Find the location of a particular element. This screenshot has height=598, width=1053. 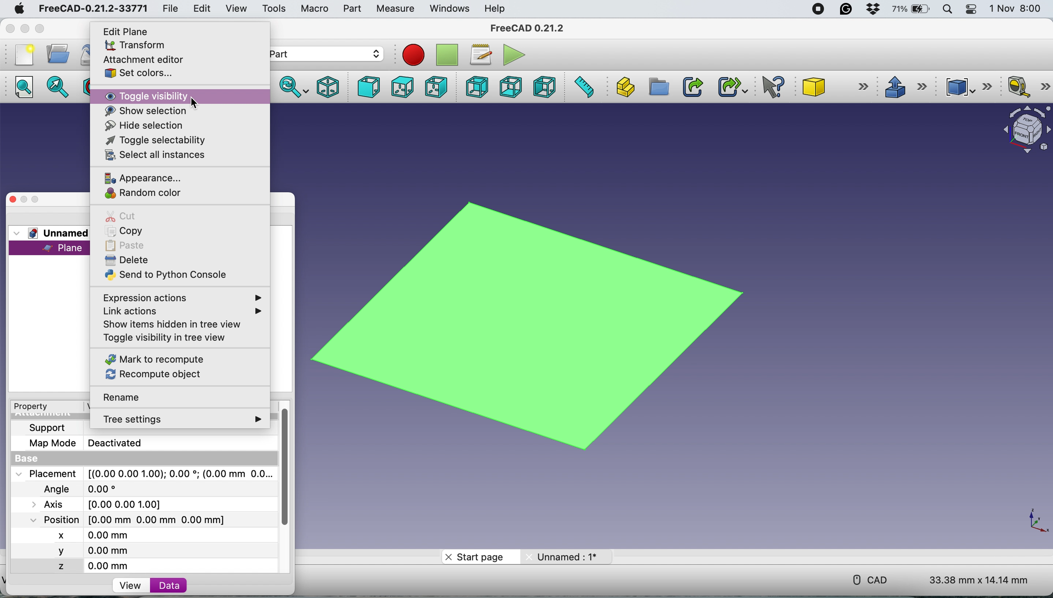

what's this is located at coordinates (775, 85).